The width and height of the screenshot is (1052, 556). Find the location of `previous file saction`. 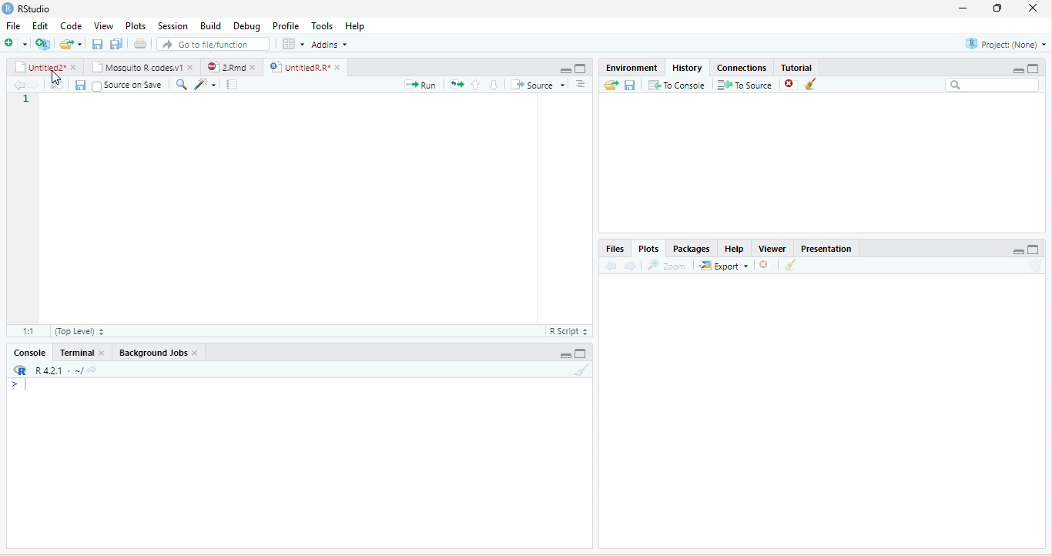

previous file saction is located at coordinates (99, 43).